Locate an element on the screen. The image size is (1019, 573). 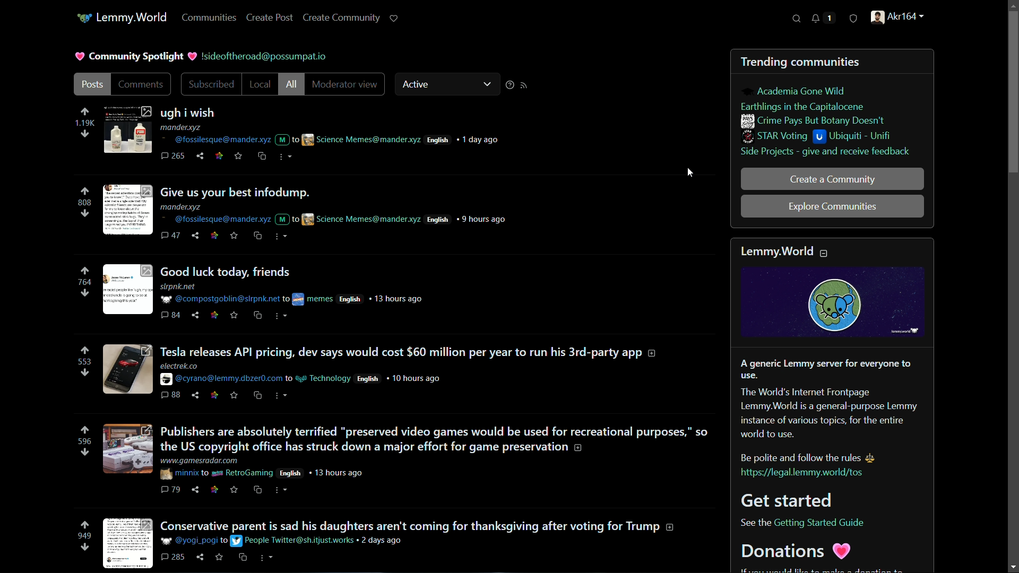
808 is located at coordinates (85, 203).